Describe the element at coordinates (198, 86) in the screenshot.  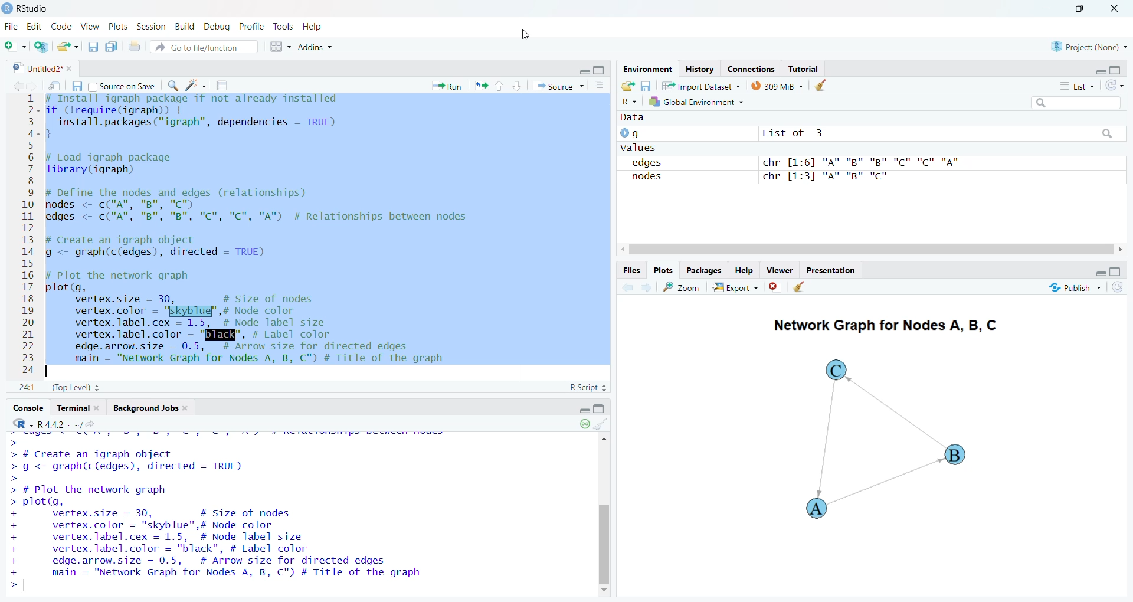
I see `spark` at that location.